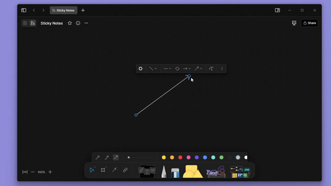 This screenshot has width=331, height=186. What do you see at coordinates (92, 169) in the screenshot?
I see `select` at bounding box center [92, 169].